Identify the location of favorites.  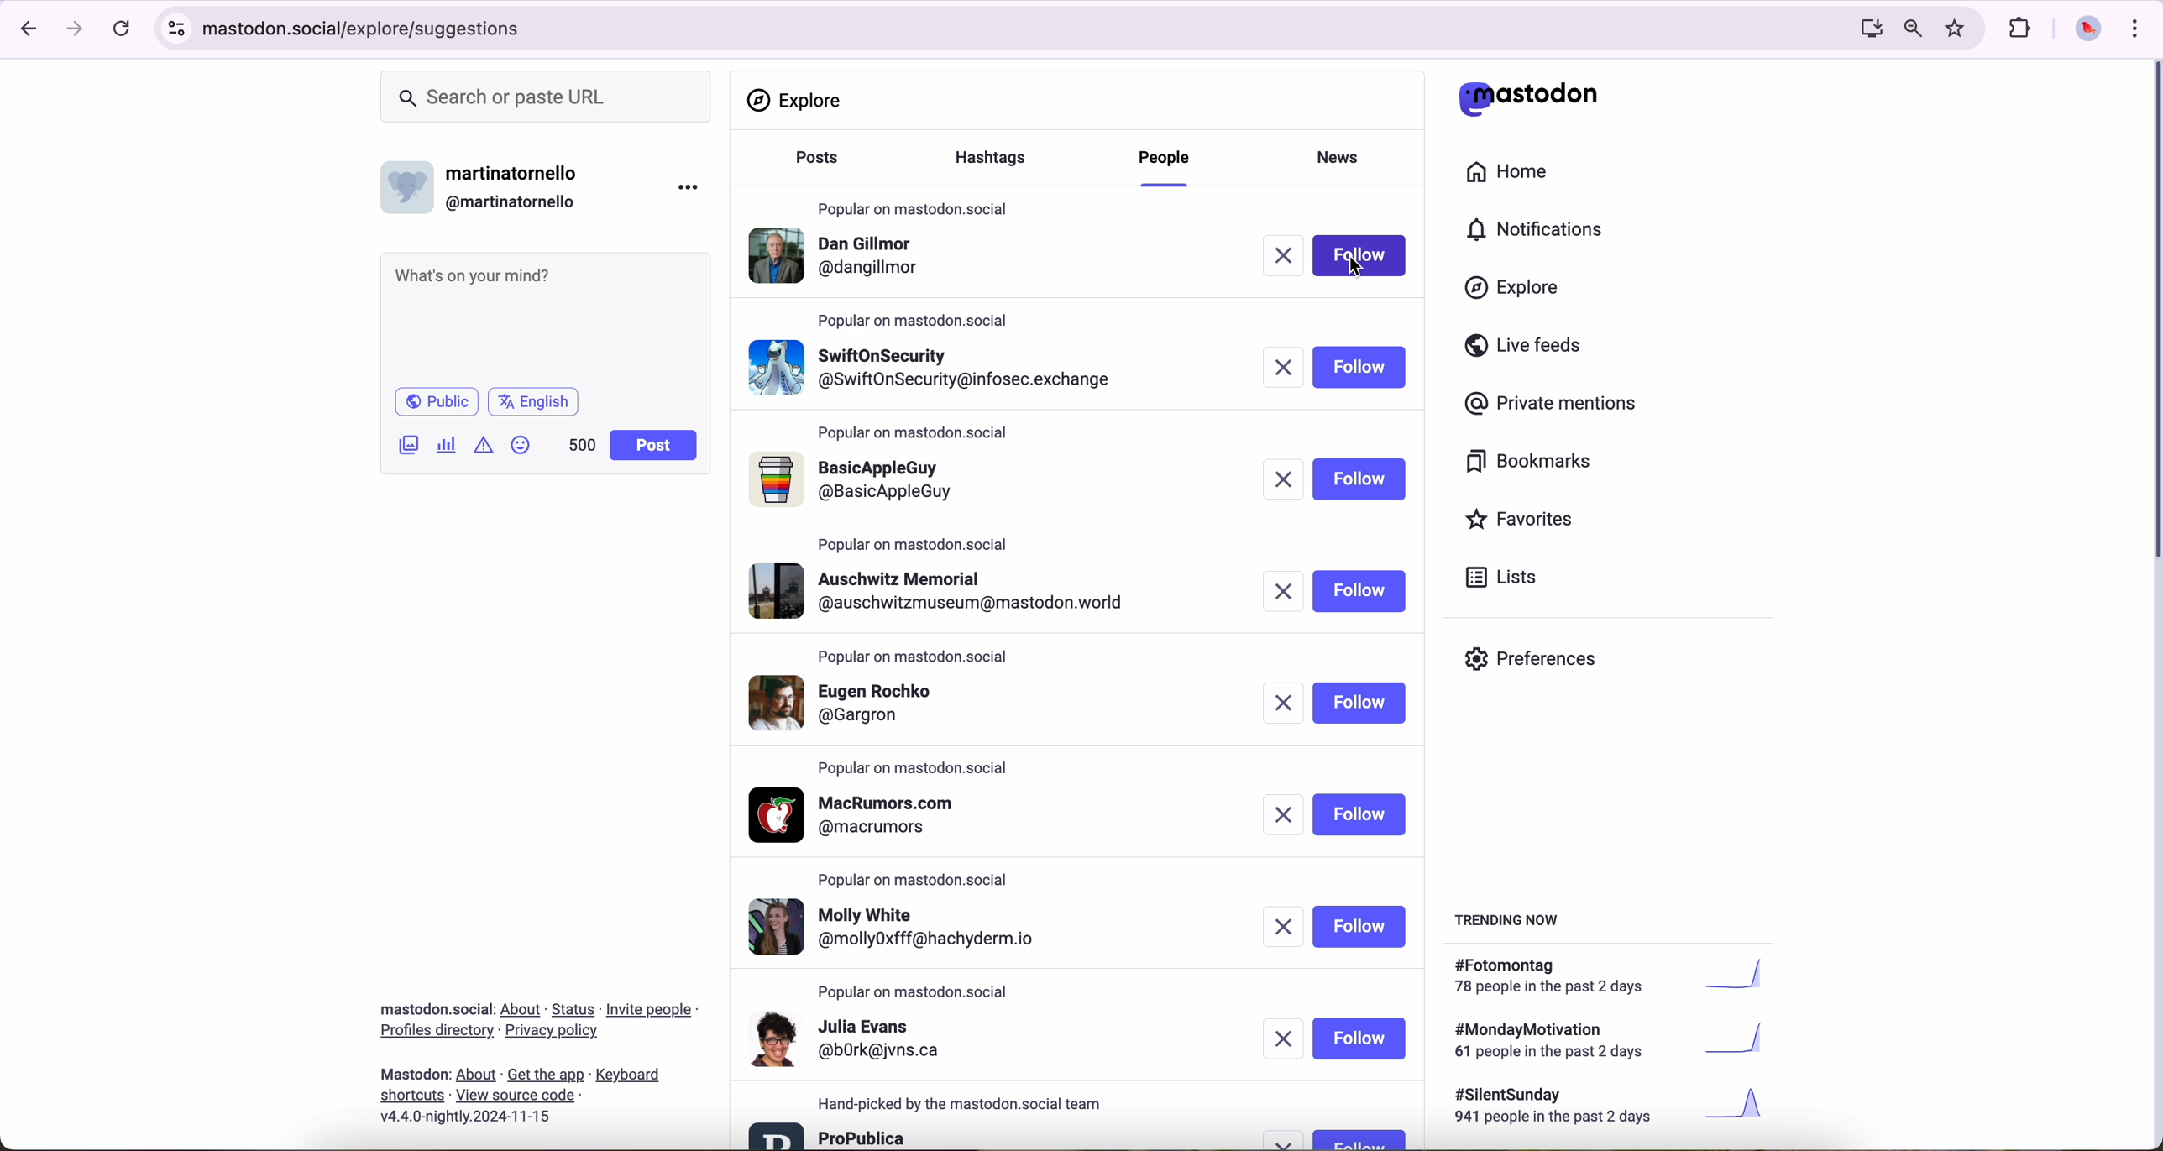
(1527, 521).